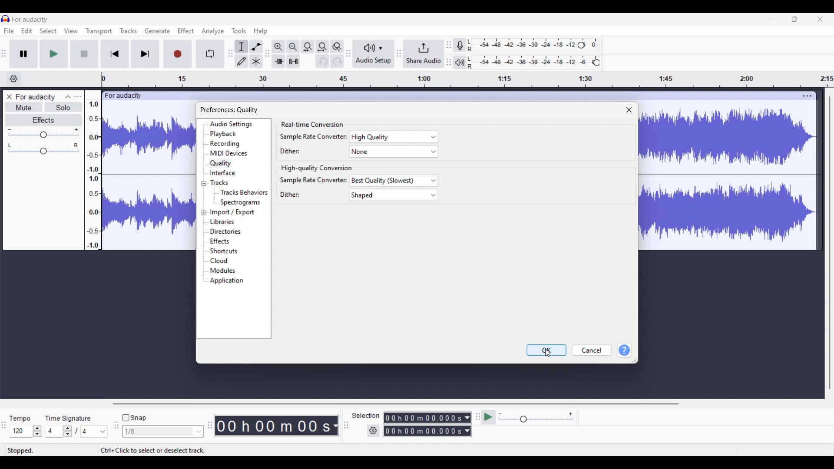 The width and height of the screenshot is (834, 469). What do you see at coordinates (770, 19) in the screenshot?
I see `Minimize` at bounding box center [770, 19].